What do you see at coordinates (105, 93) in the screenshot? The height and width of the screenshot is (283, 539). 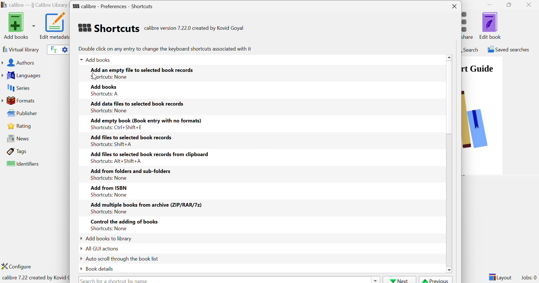 I see `Shortcuts: A` at bounding box center [105, 93].